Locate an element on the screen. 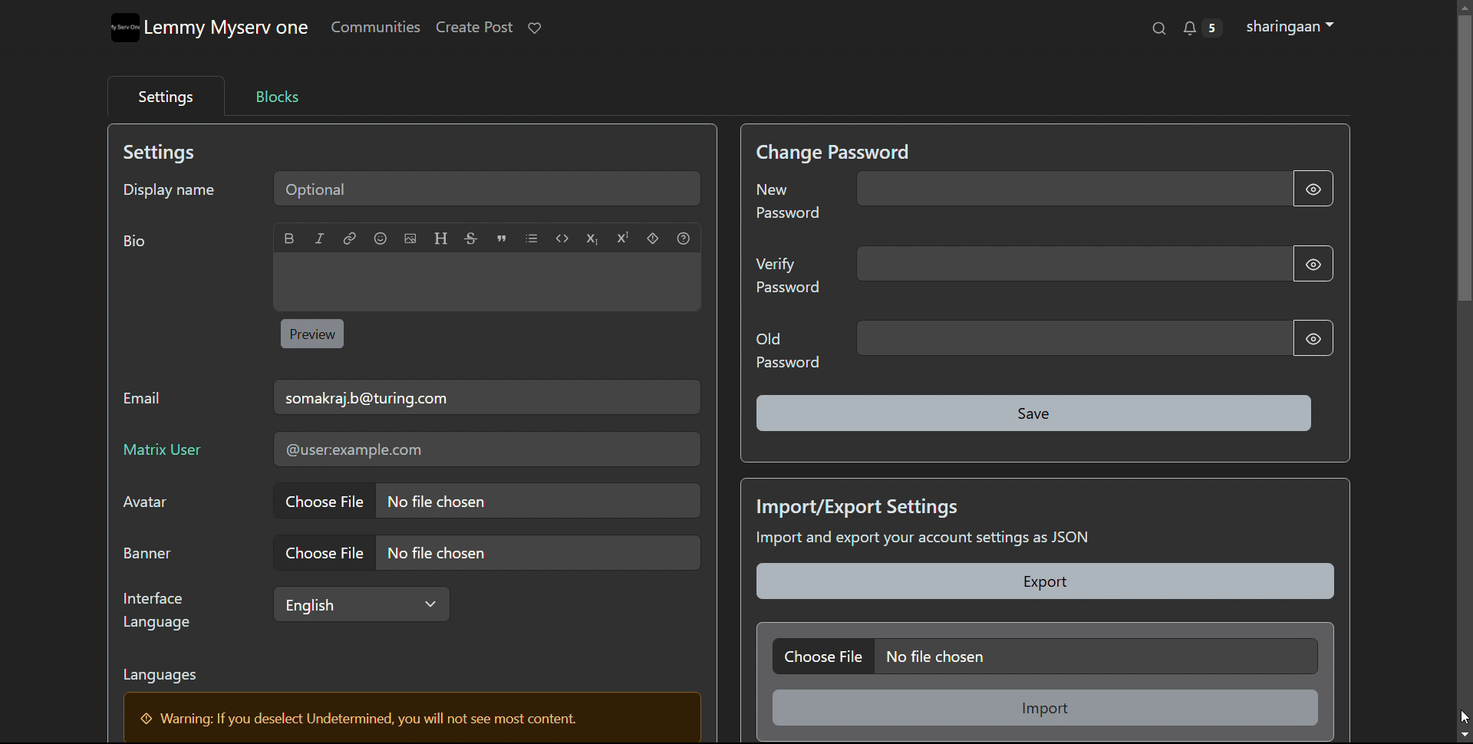 The width and height of the screenshot is (1473, 744). Display name is located at coordinates (168, 191).